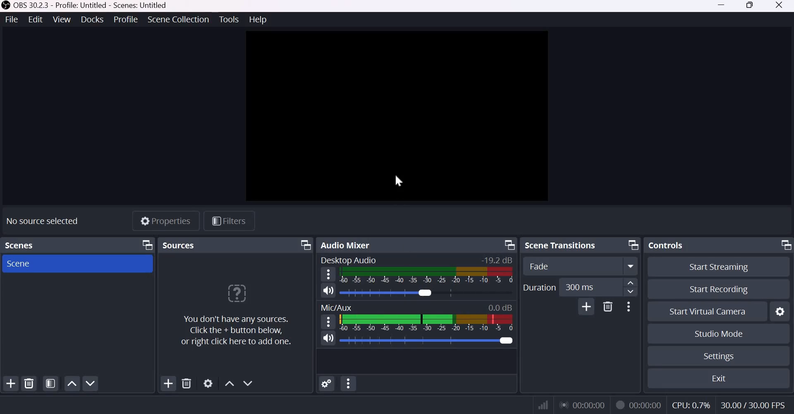 The height and width of the screenshot is (414, 794). Describe the element at coordinates (328, 274) in the screenshot. I see `hamburger menu` at that location.